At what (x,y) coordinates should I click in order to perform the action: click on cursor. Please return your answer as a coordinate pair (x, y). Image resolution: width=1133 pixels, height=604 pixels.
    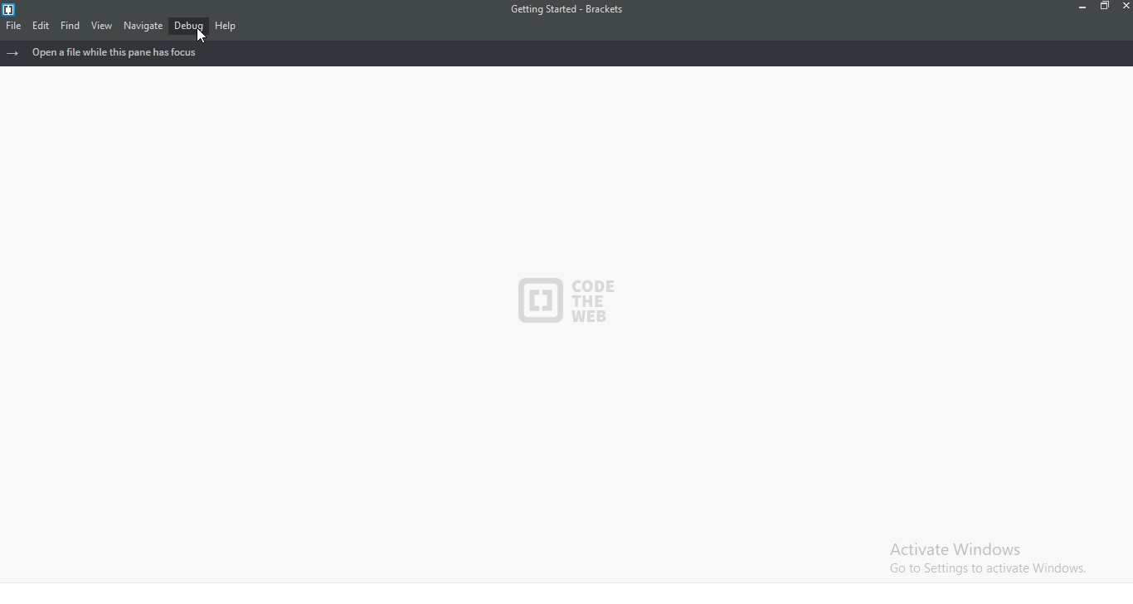
    Looking at the image, I should click on (205, 36).